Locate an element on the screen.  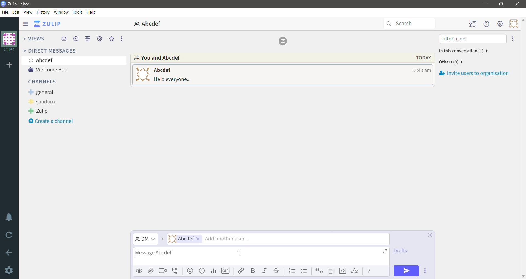
Inbox is located at coordinates (64, 39).